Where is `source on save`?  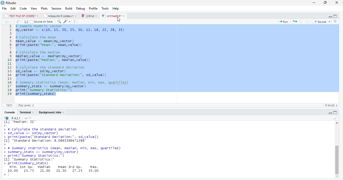 source on save is located at coordinates (42, 22).